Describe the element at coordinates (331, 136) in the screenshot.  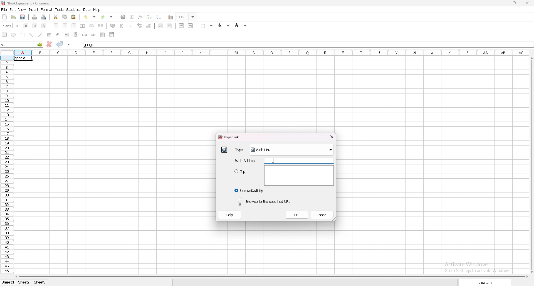
I see `close` at that location.